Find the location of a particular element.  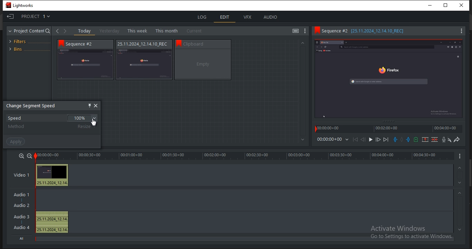

today is located at coordinates (85, 31).